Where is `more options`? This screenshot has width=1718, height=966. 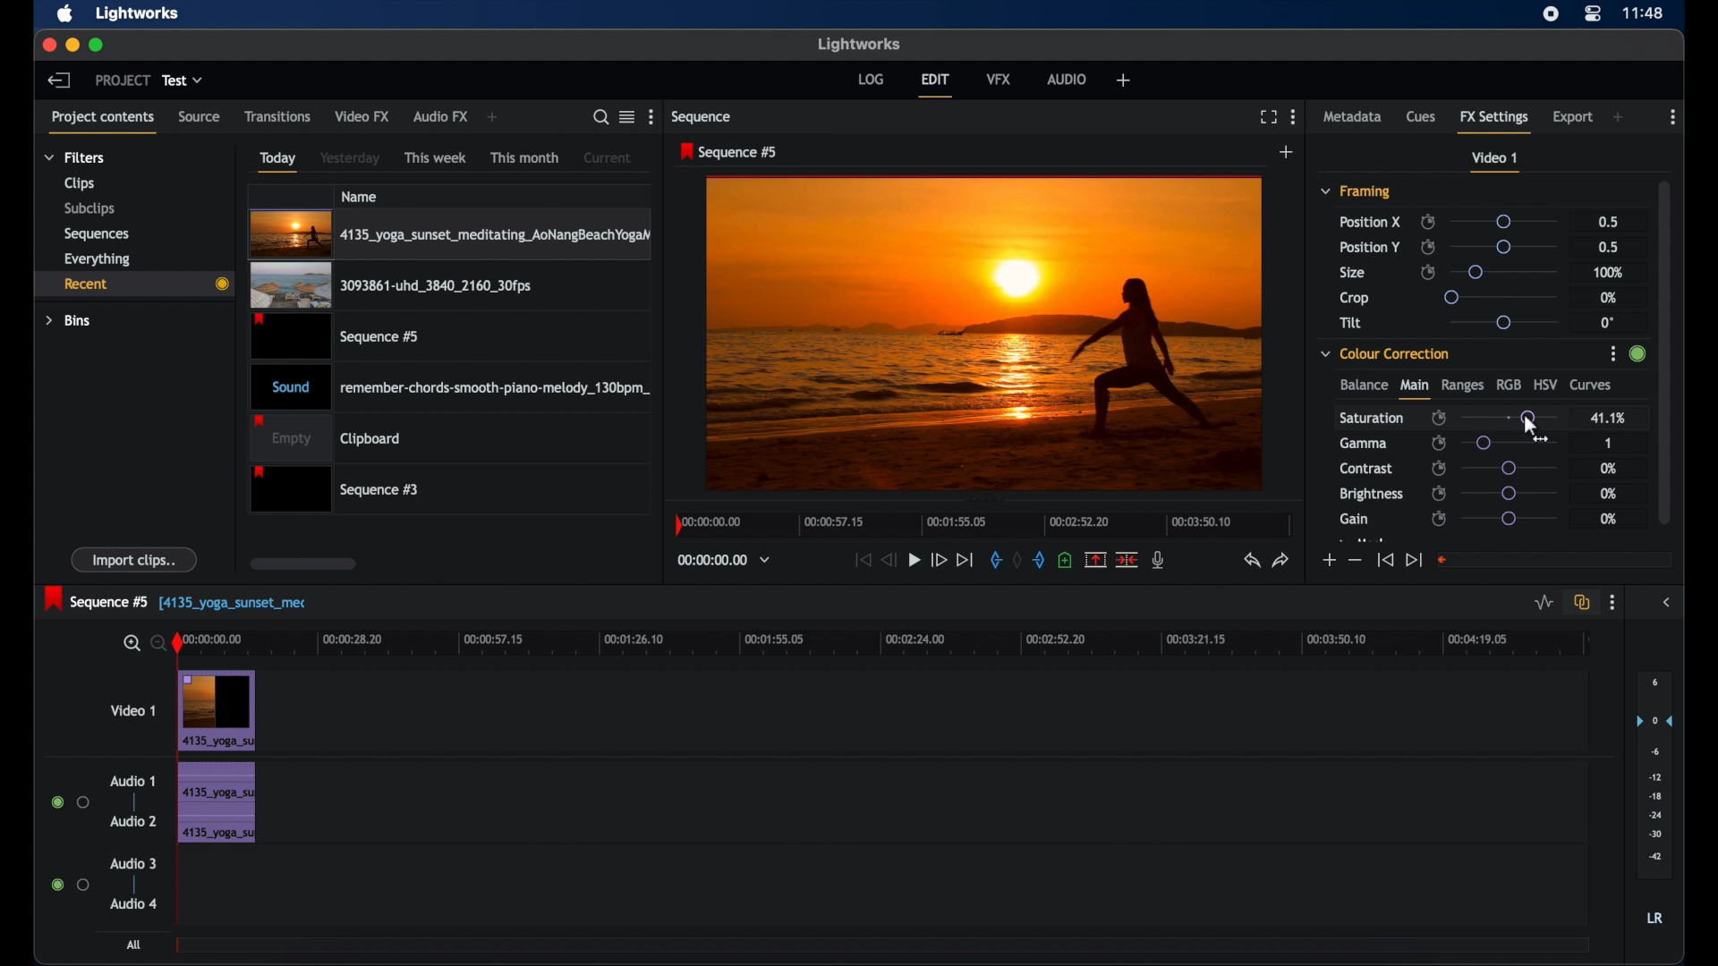
more options is located at coordinates (651, 117).